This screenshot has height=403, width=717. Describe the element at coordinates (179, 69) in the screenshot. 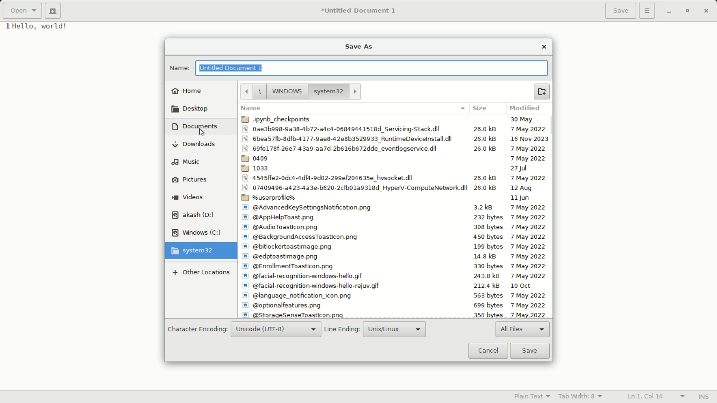

I see `name` at that location.